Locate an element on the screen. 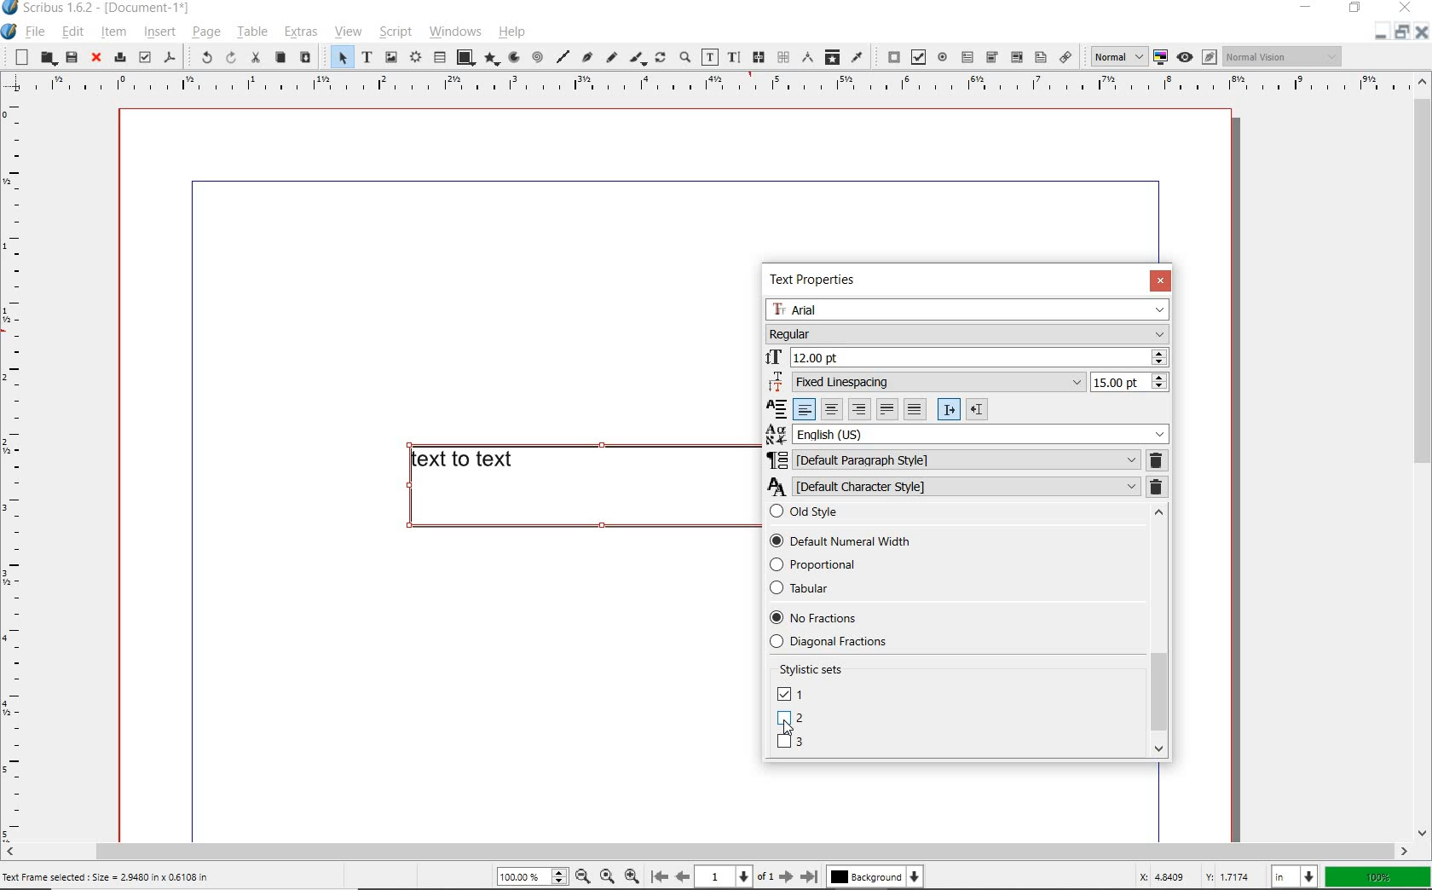  text frame is located at coordinates (366, 58).